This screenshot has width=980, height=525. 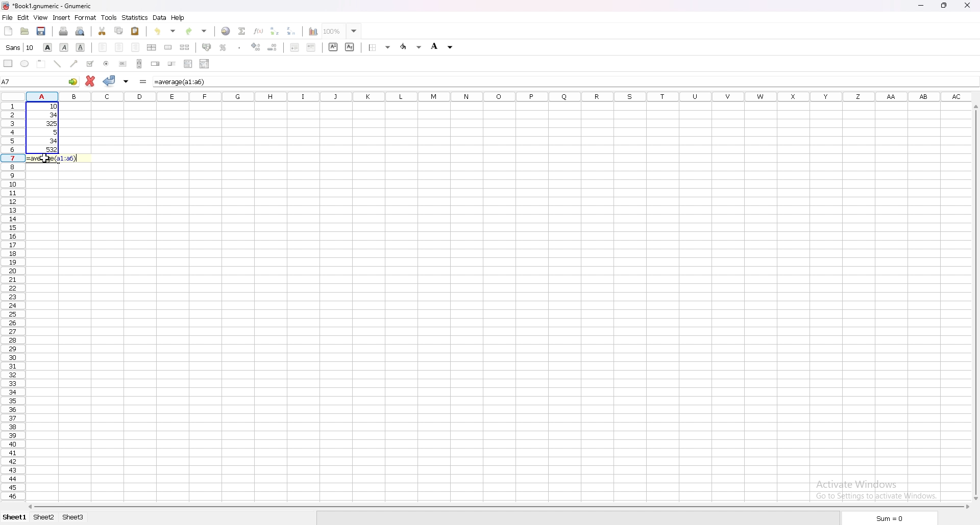 What do you see at coordinates (45, 157) in the screenshot?
I see `cursor` at bounding box center [45, 157].